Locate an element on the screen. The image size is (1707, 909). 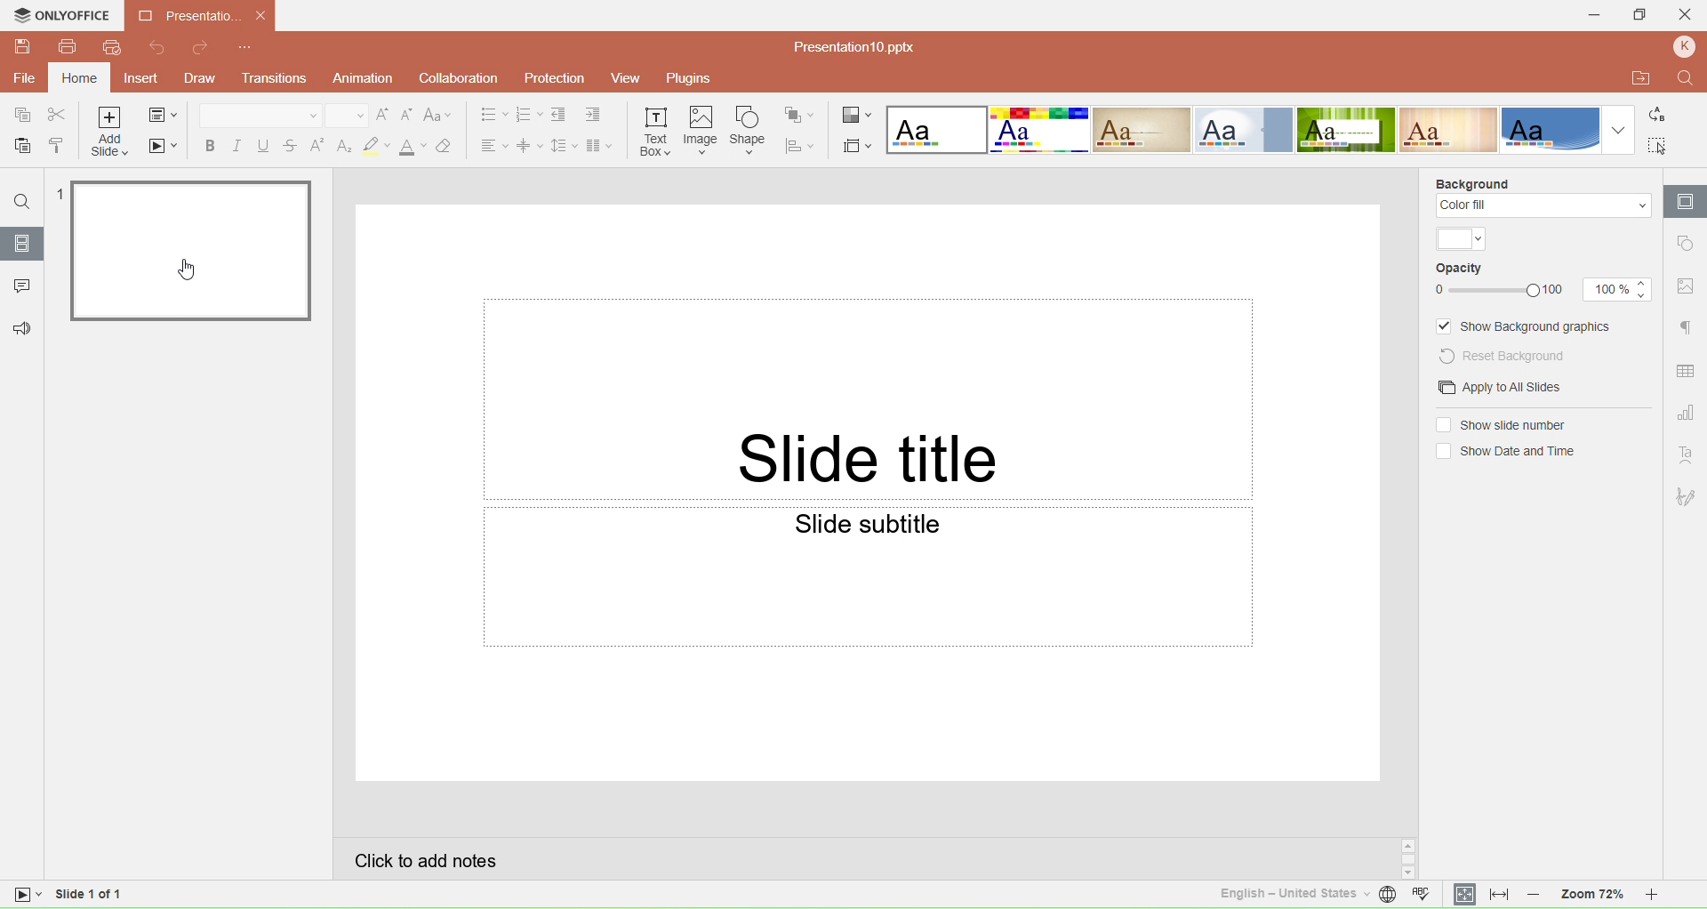
Align shape is located at coordinates (802, 144).